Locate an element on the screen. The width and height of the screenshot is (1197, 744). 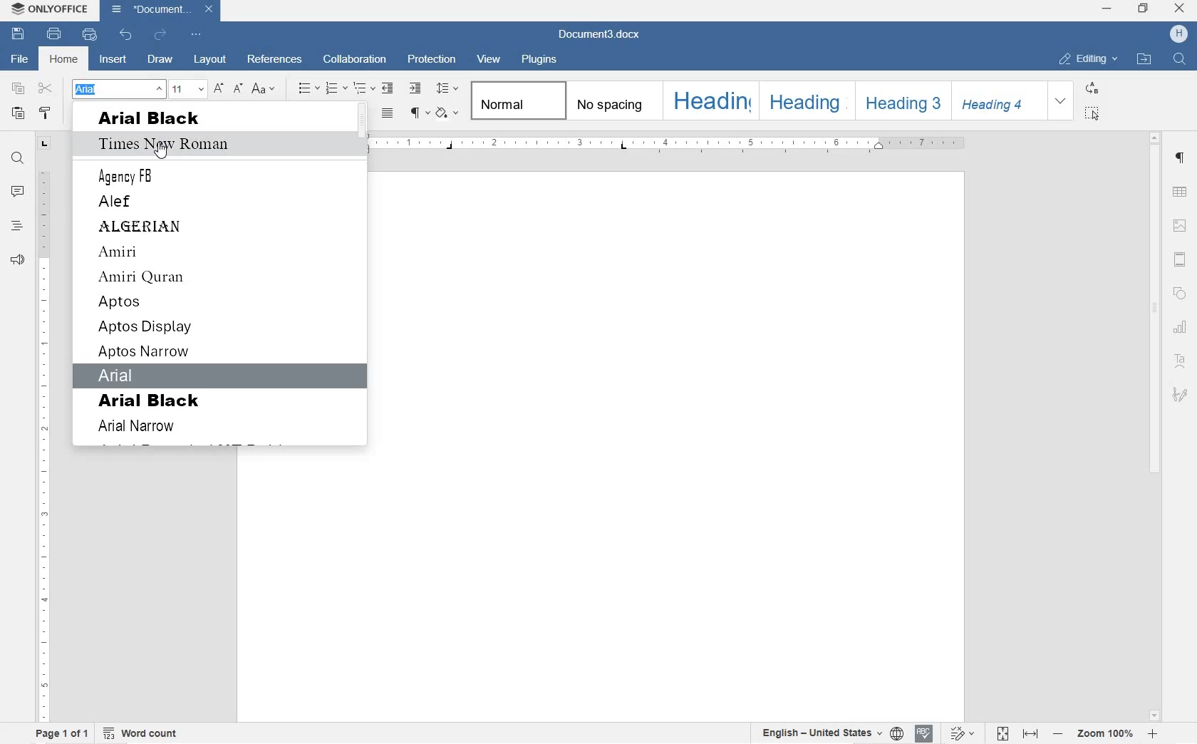
FIT TO PAGE OR WIDTH is located at coordinates (1020, 732).